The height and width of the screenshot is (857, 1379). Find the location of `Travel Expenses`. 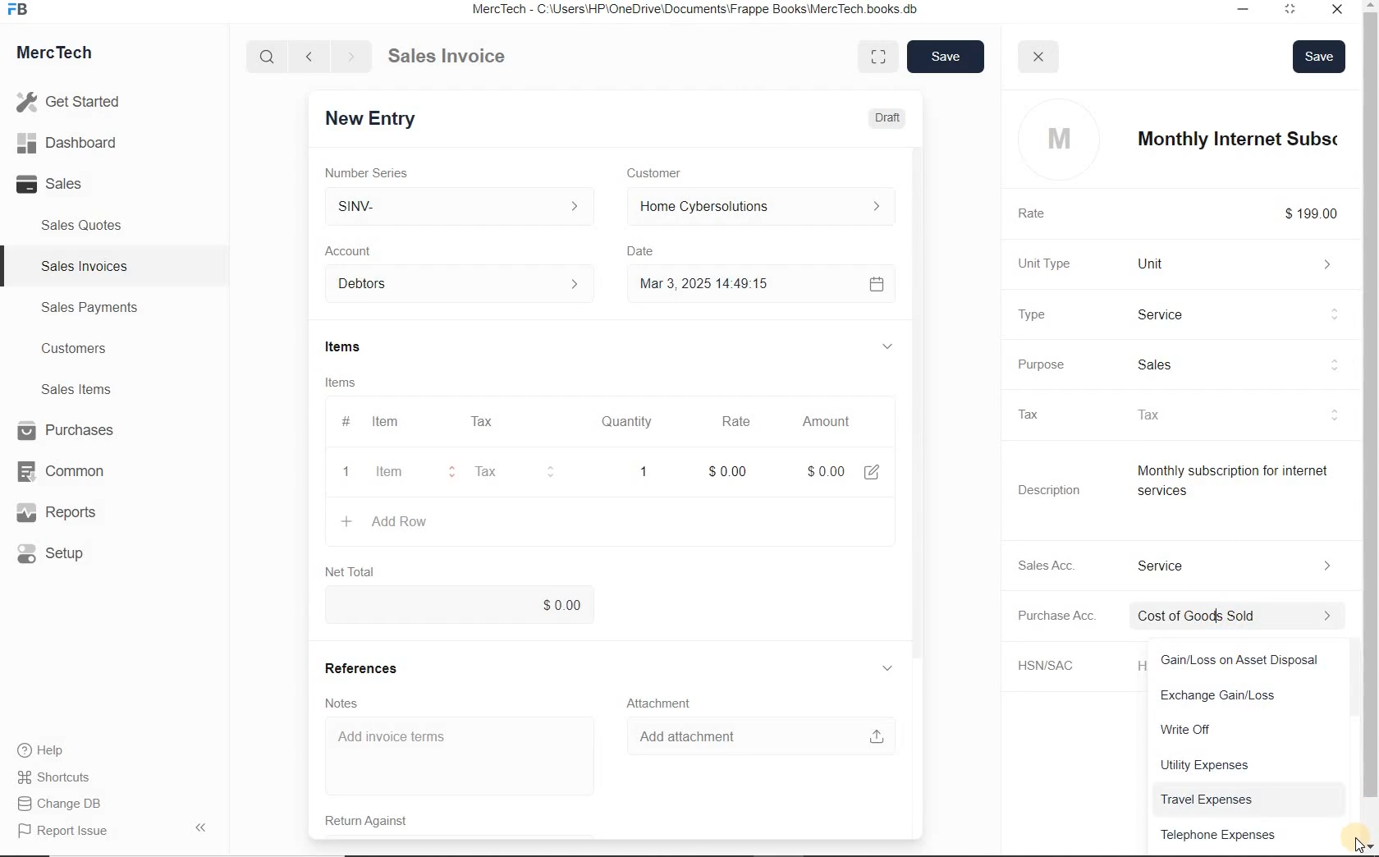

Travel Expenses is located at coordinates (1252, 798).